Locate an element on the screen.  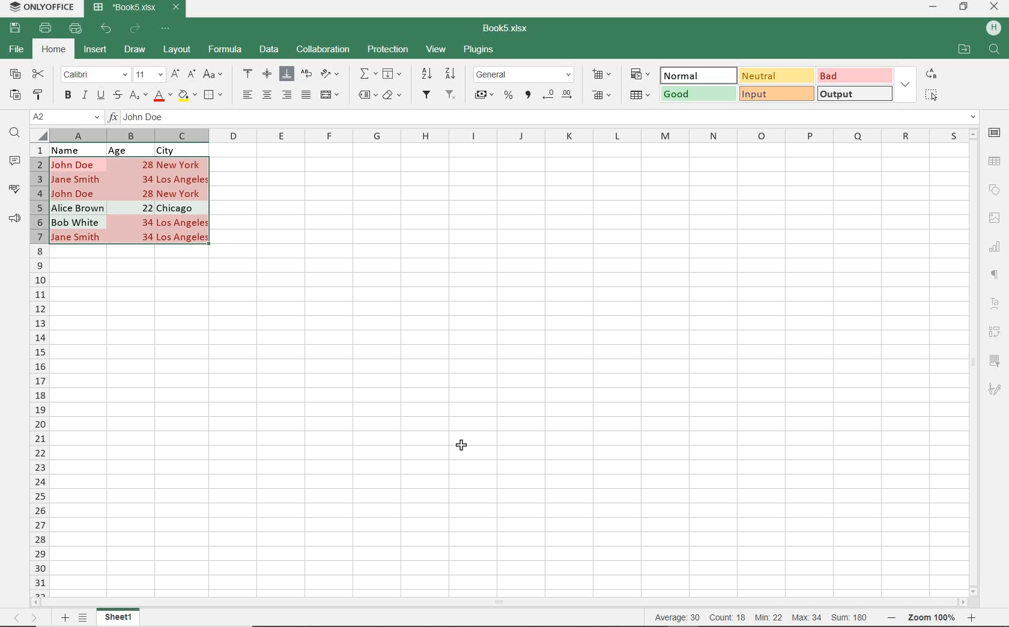
NORMAL is located at coordinates (692, 76).